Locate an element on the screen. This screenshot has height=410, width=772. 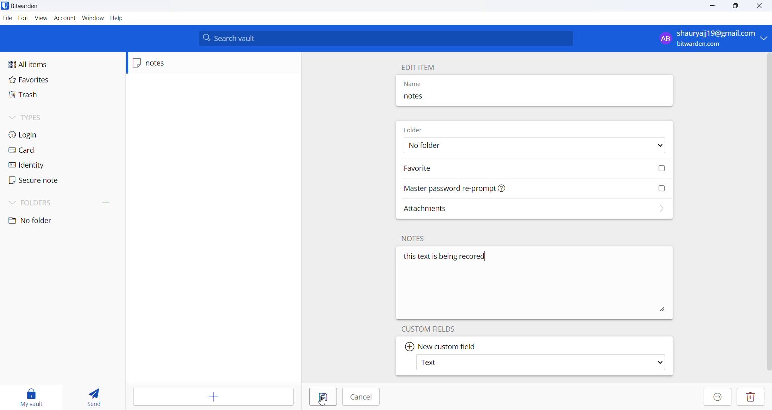
all items is located at coordinates (42, 64).